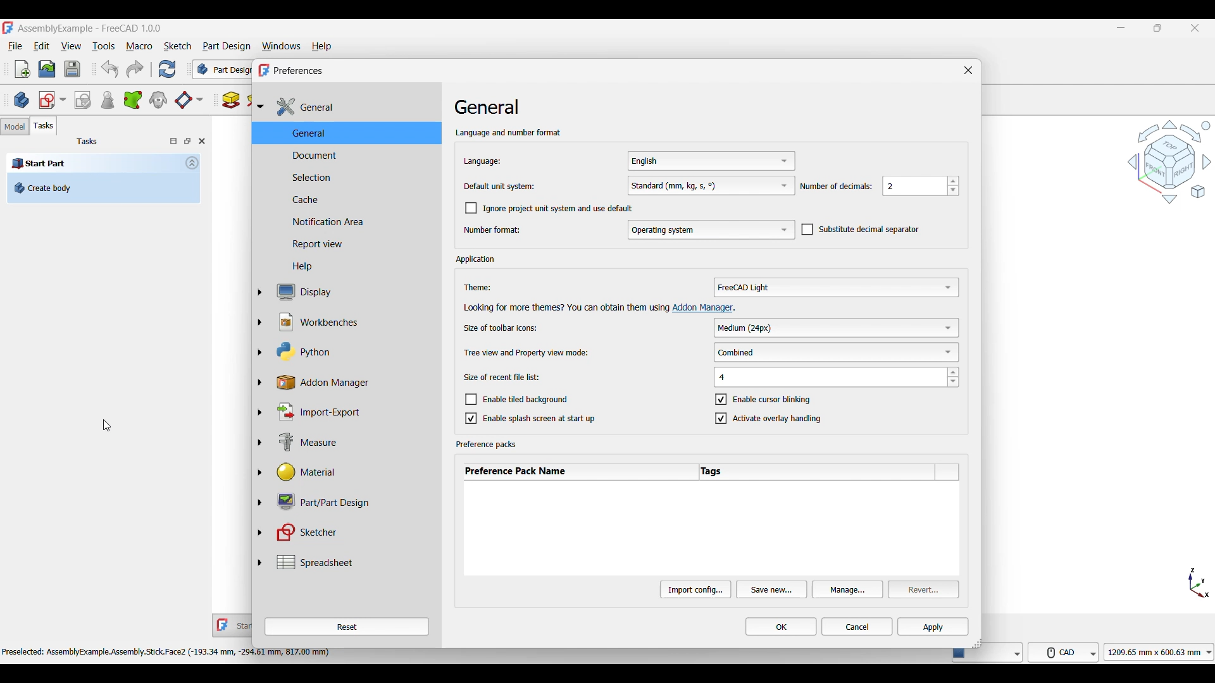 This screenshot has width=1215, height=683. Describe the element at coordinates (133, 99) in the screenshot. I see `Create sub-object shape binder` at that location.